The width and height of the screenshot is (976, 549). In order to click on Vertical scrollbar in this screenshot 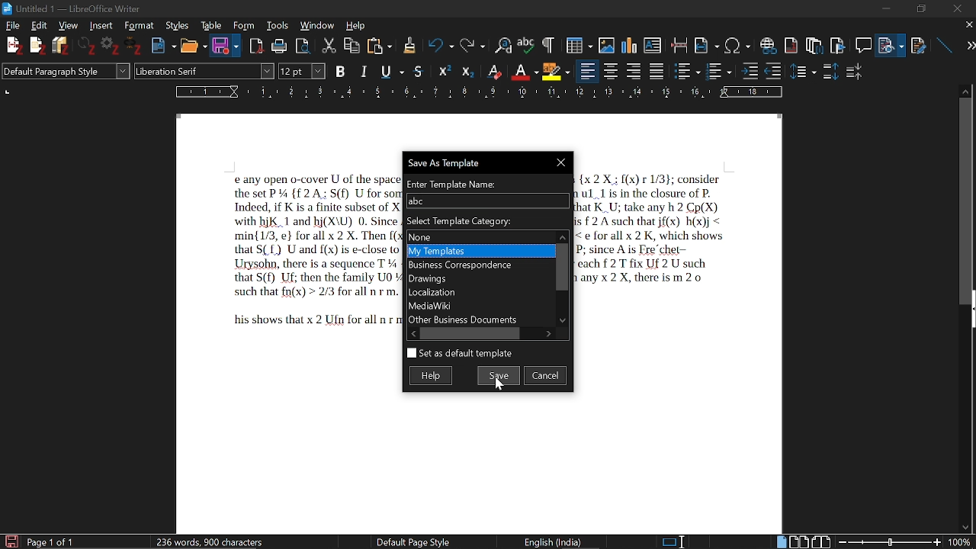, I will do `click(561, 265)`.